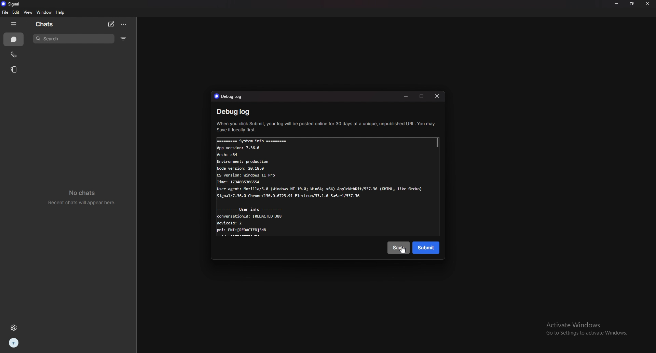  What do you see at coordinates (14, 70) in the screenshot?
I see `stories` at bounding box center [14, 70].